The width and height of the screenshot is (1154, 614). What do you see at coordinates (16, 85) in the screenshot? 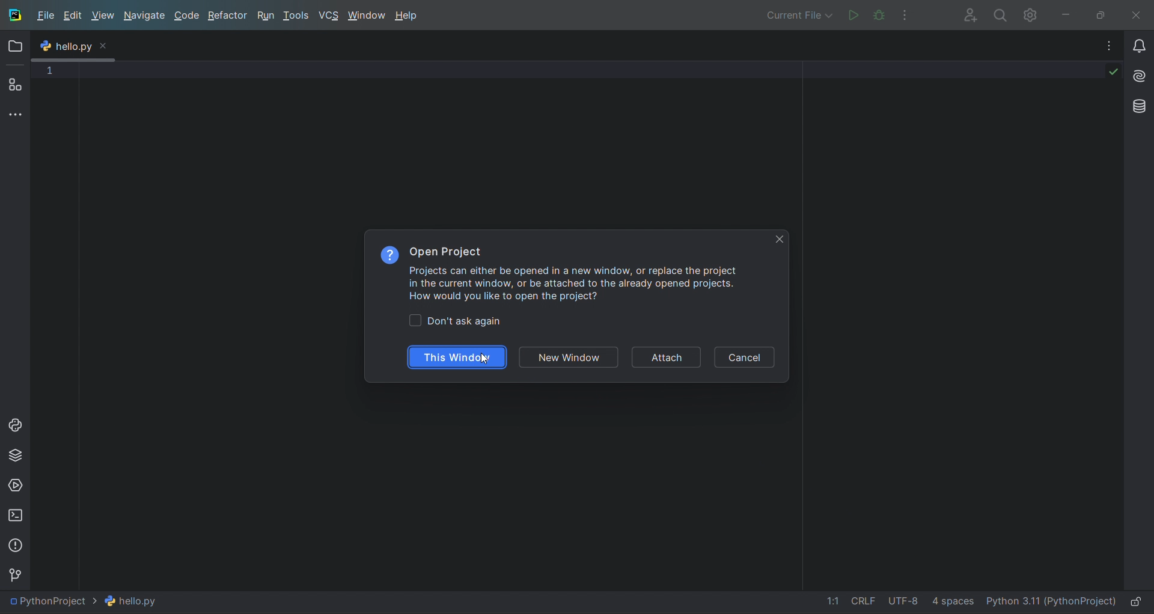
I see `structure` at bounding box center [16, 85].